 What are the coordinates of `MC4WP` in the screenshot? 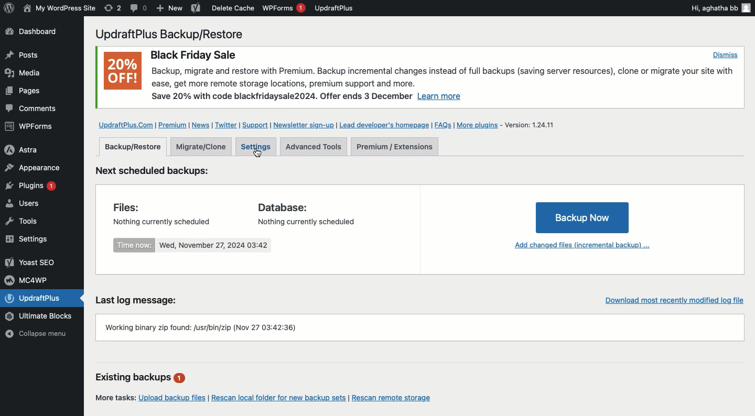 It's located at (29, 279).